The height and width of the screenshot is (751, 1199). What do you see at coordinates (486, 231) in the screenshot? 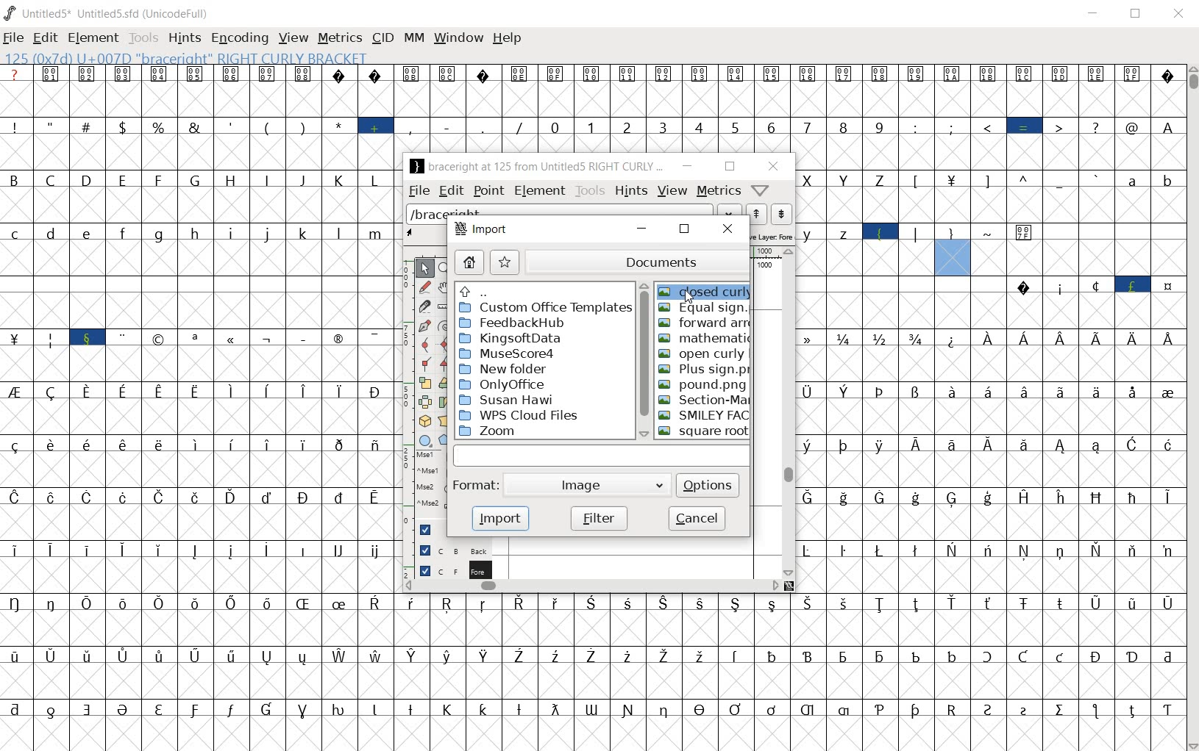
I see `import` at bounding box center [486, 231].